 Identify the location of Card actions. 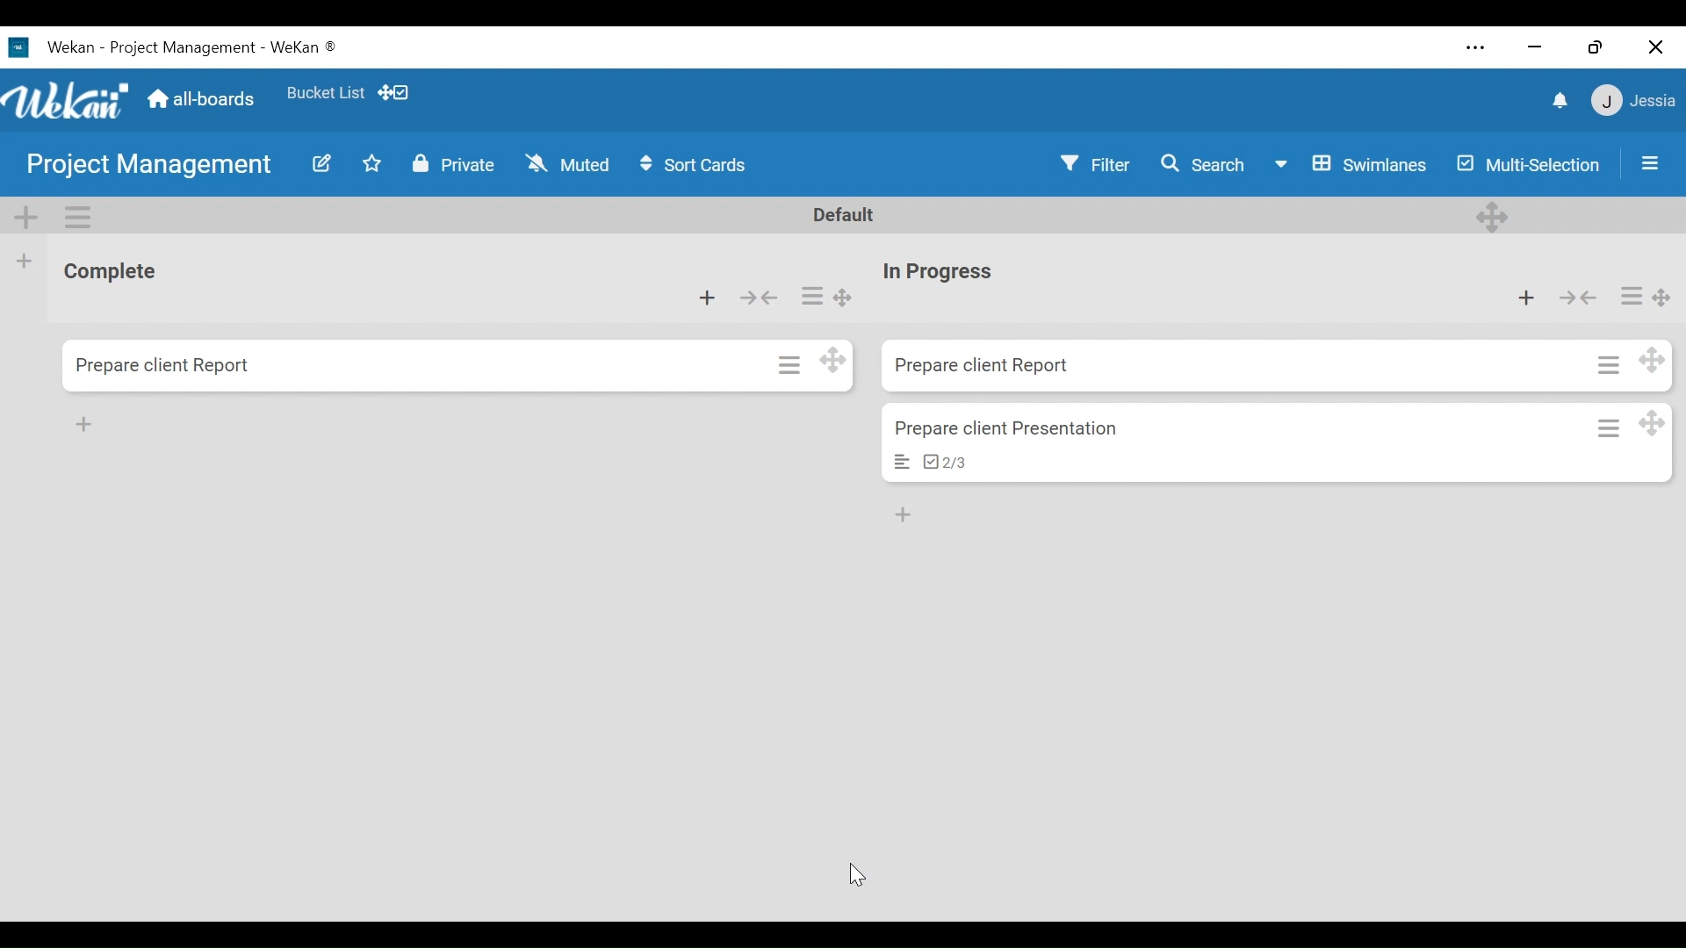
(788, 363).